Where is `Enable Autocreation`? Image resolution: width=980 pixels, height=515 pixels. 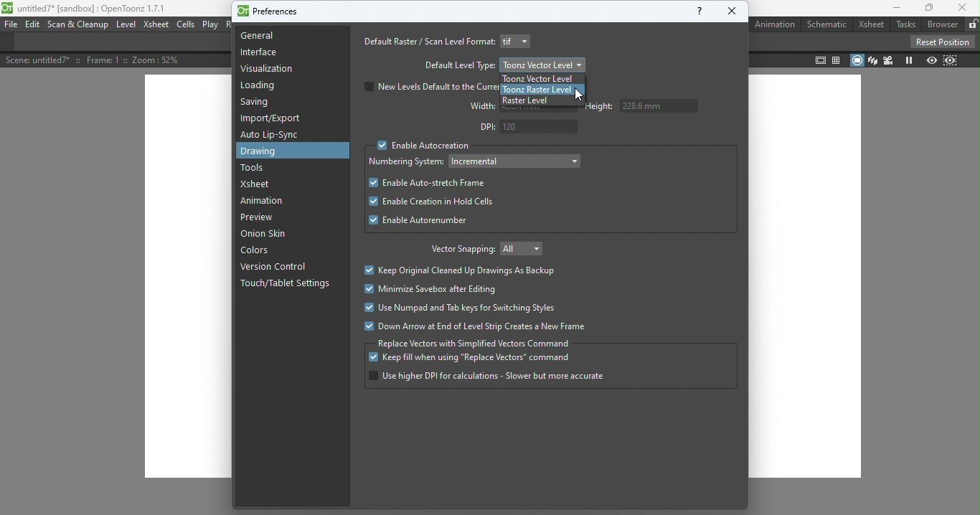
Enable Autocreation is located at coordinates (423, 146).